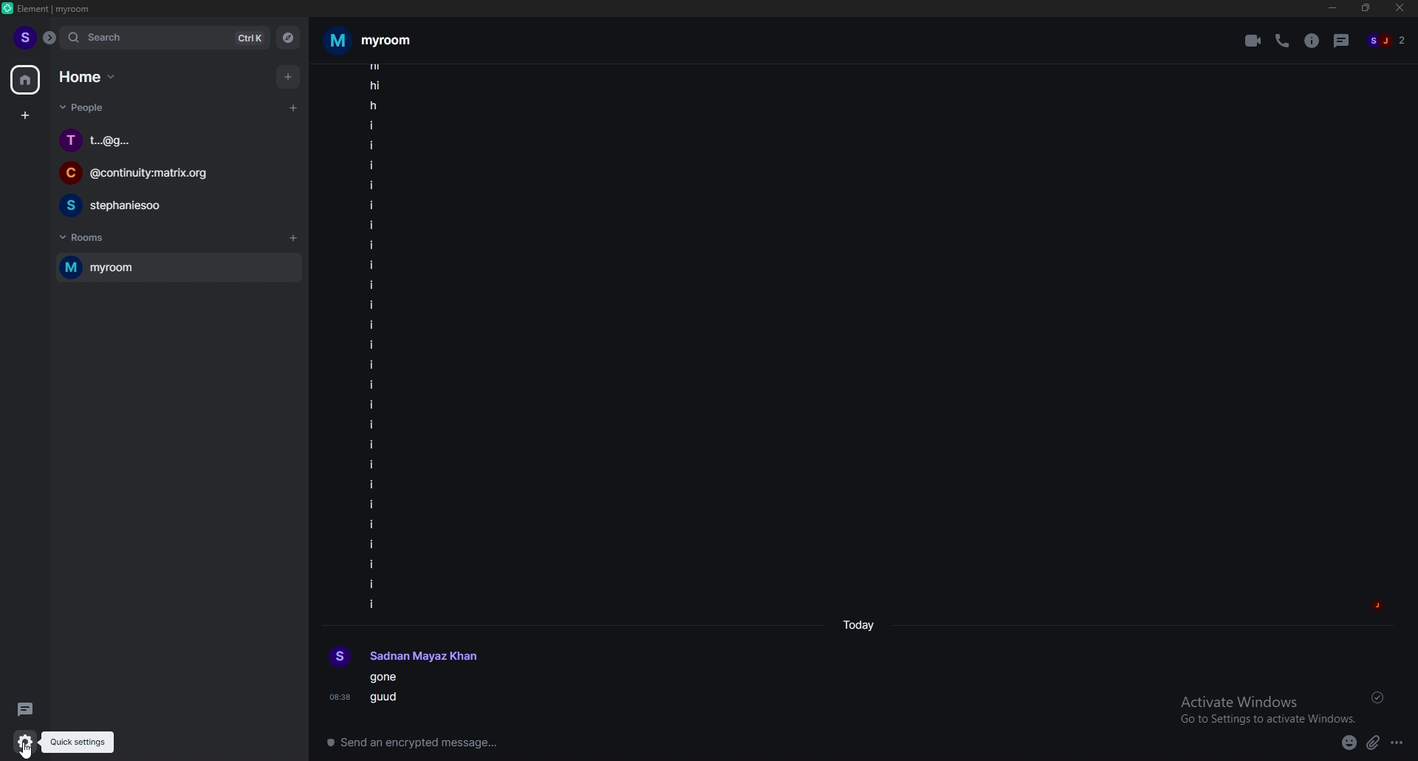 Image resolution: width=1418 pixels, height=761 pixels. I want to click on room info, so click(1313, 41).